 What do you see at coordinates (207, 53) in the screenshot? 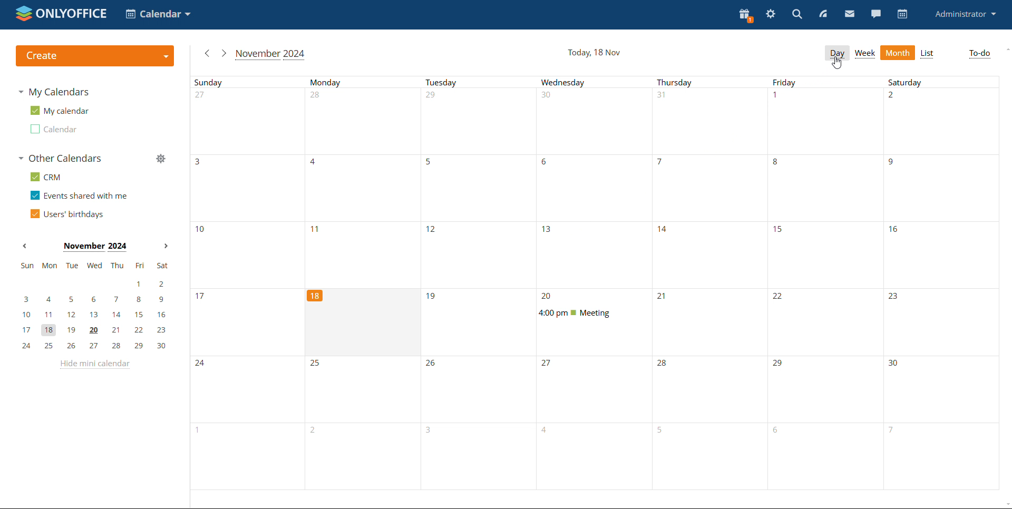
I see `previous month` at bounding box center [207, 53].